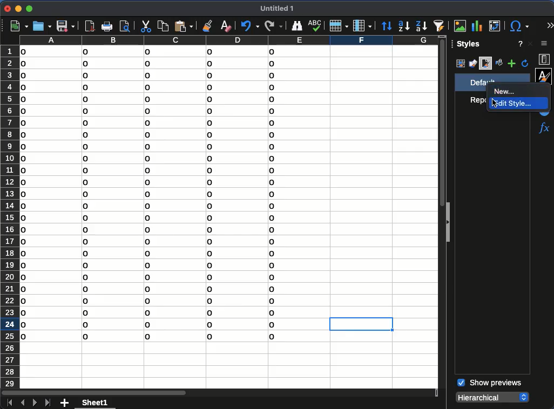  I want to click on navigator, so click(544, 114).